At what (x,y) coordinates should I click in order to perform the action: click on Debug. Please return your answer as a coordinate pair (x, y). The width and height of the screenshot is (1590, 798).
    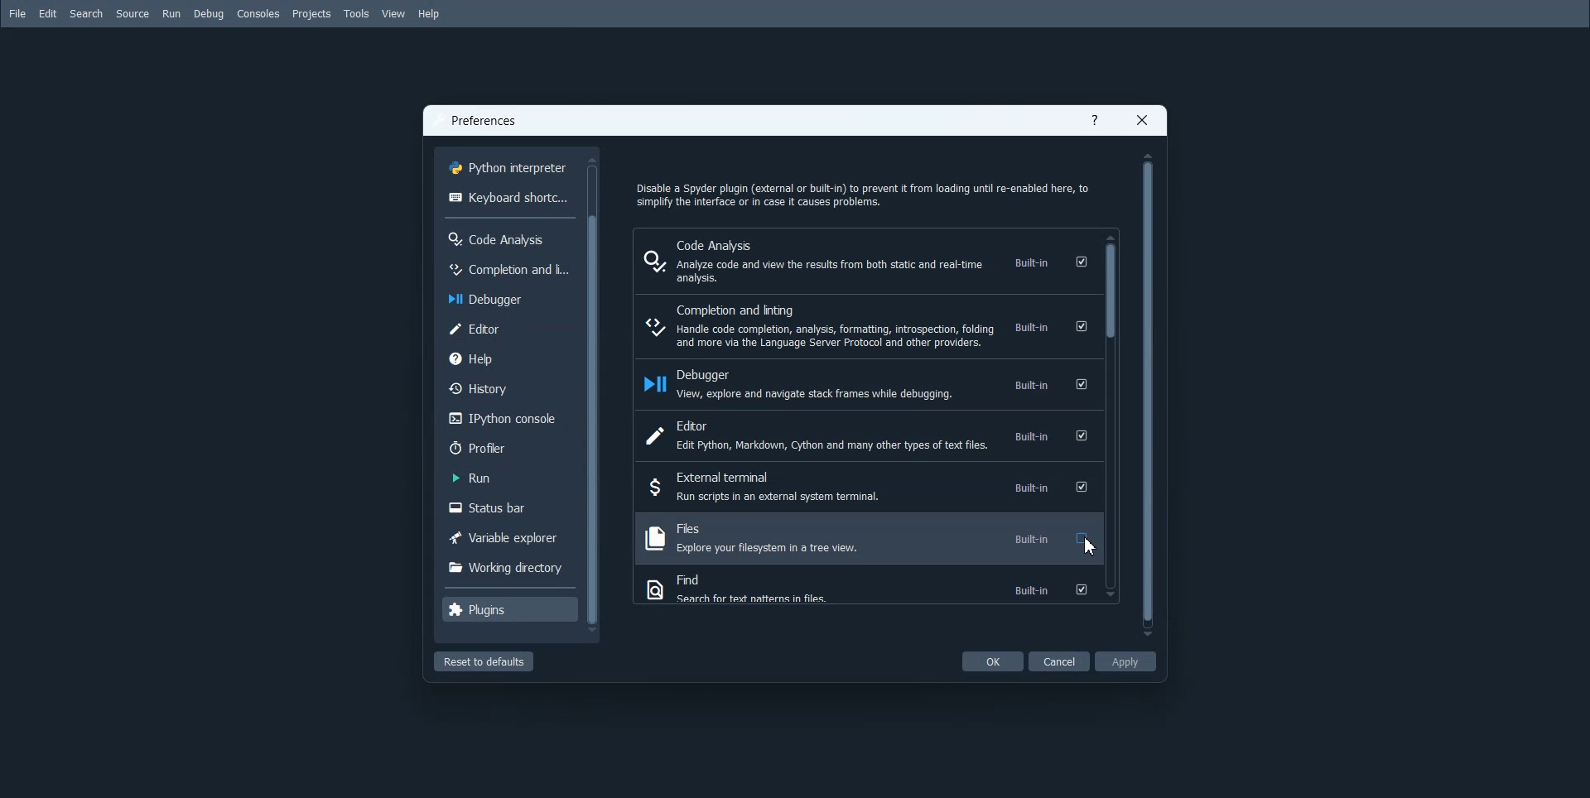
    Looking at the image, I should click on (210, 14).